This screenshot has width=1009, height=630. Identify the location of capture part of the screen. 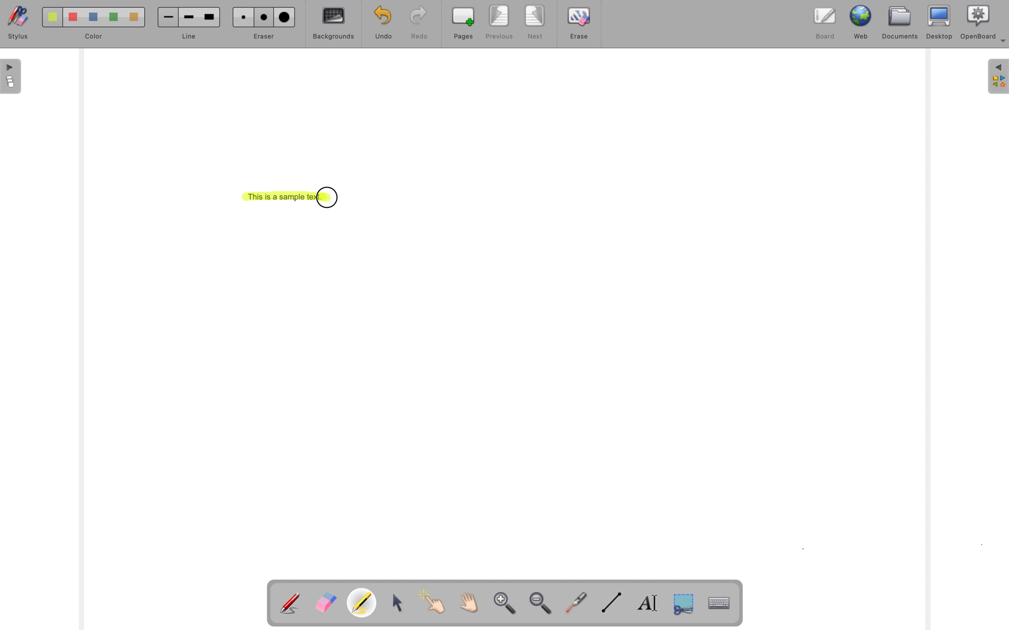
(683, 603).